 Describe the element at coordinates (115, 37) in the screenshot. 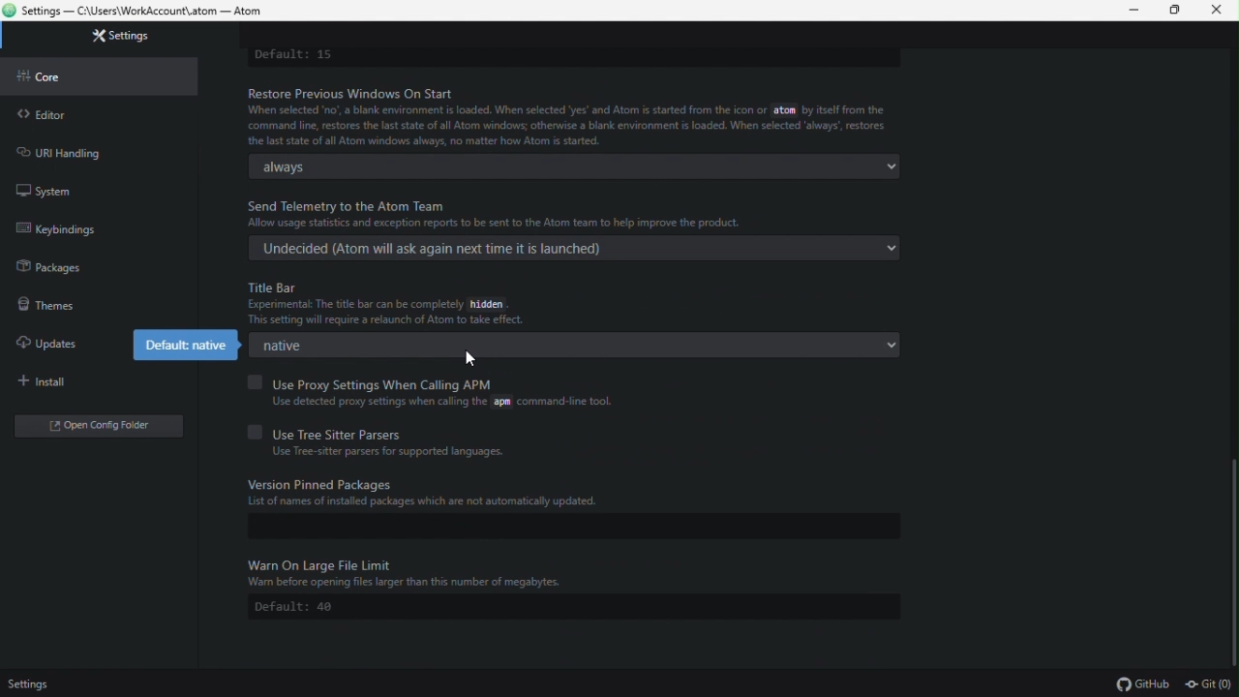

I see `settings` at that location.